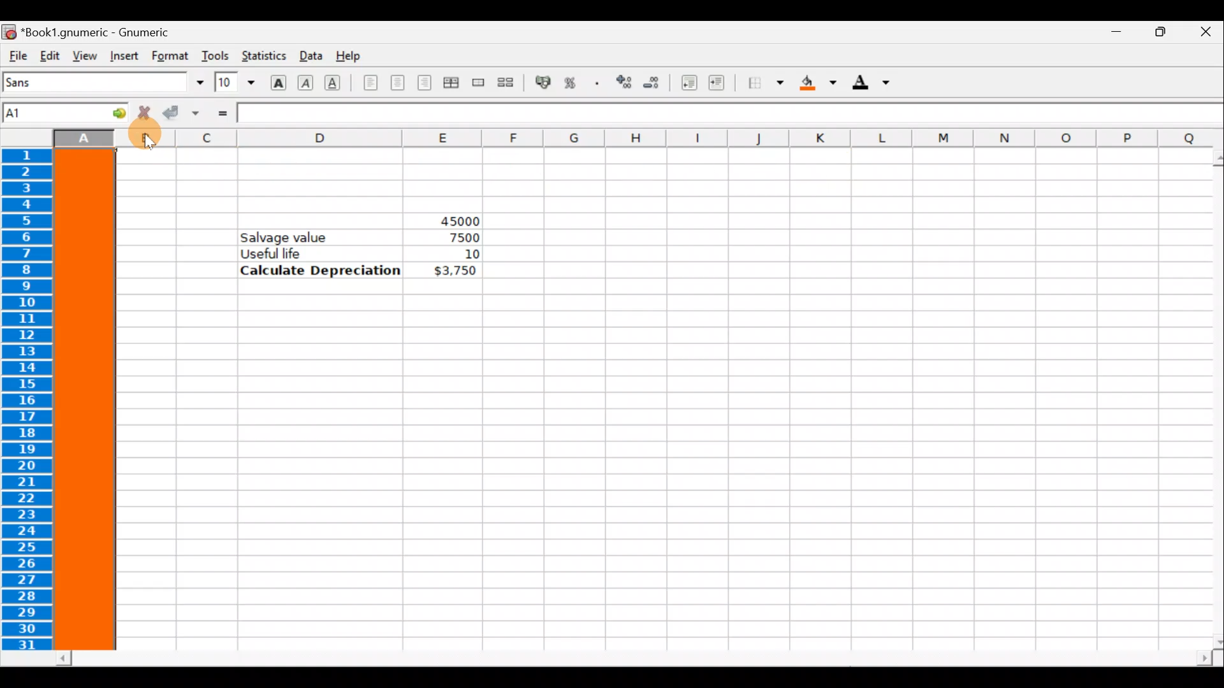 The height and width of the screenshot is (688, 1224). I want to click on Format the selection as accounting, so click(544, 84).